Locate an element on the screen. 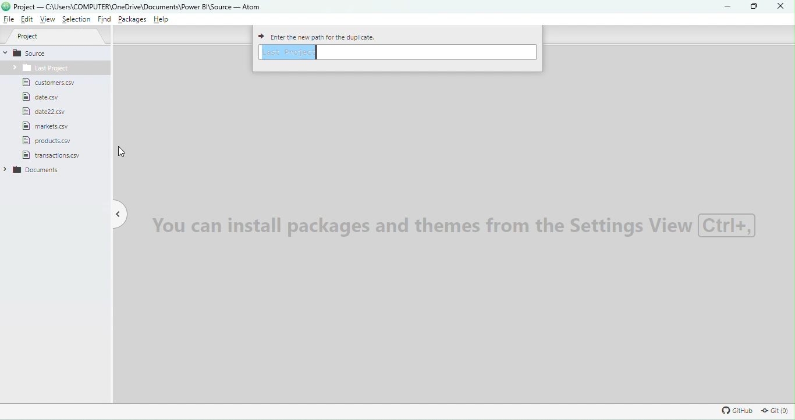  Packages is located at coordinates (133, 20).